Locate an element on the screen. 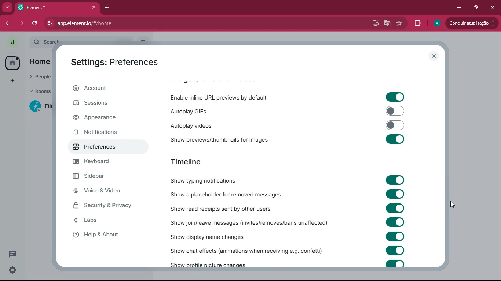  minimize is located at coordinates (459, 7).